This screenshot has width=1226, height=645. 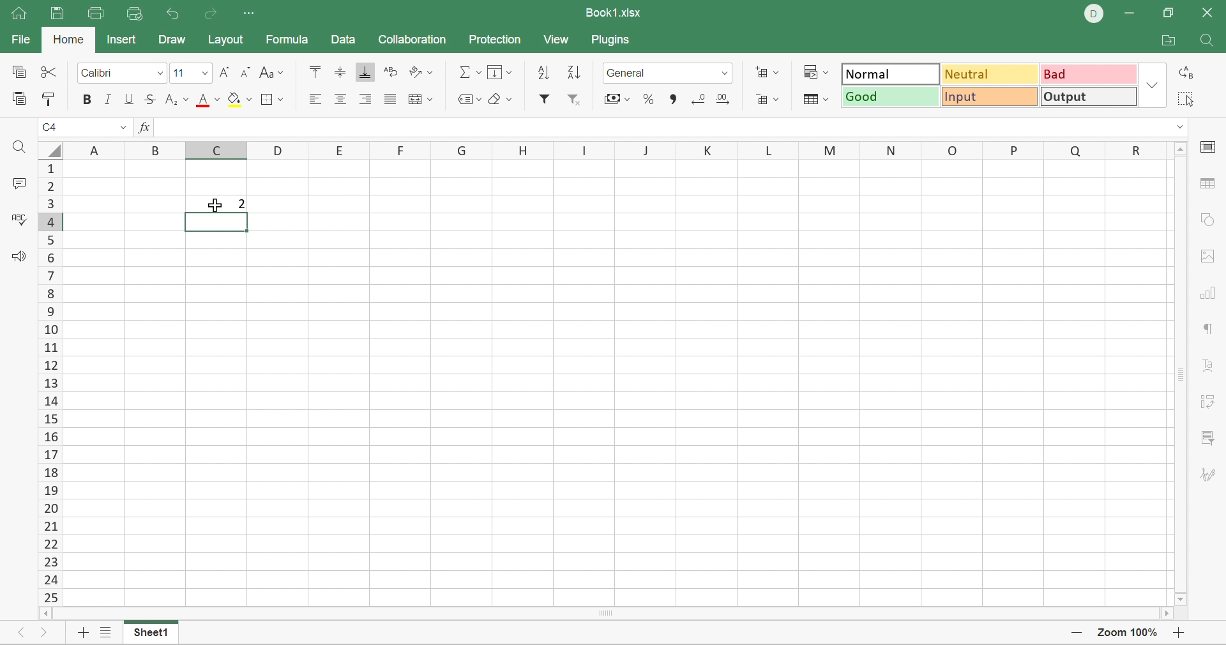 What do you see at coordinates (273, 99) in the screenshot?
I see `Borders` at bounding box center [273, 99].